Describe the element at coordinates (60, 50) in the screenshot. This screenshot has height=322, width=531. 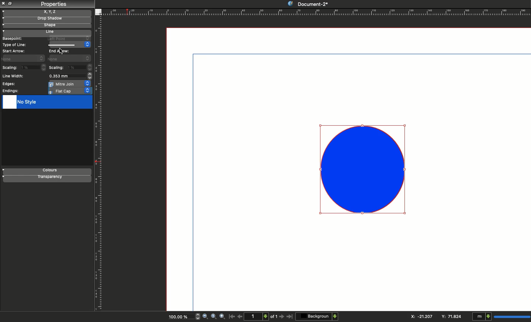
I see `End arrow` at that location.